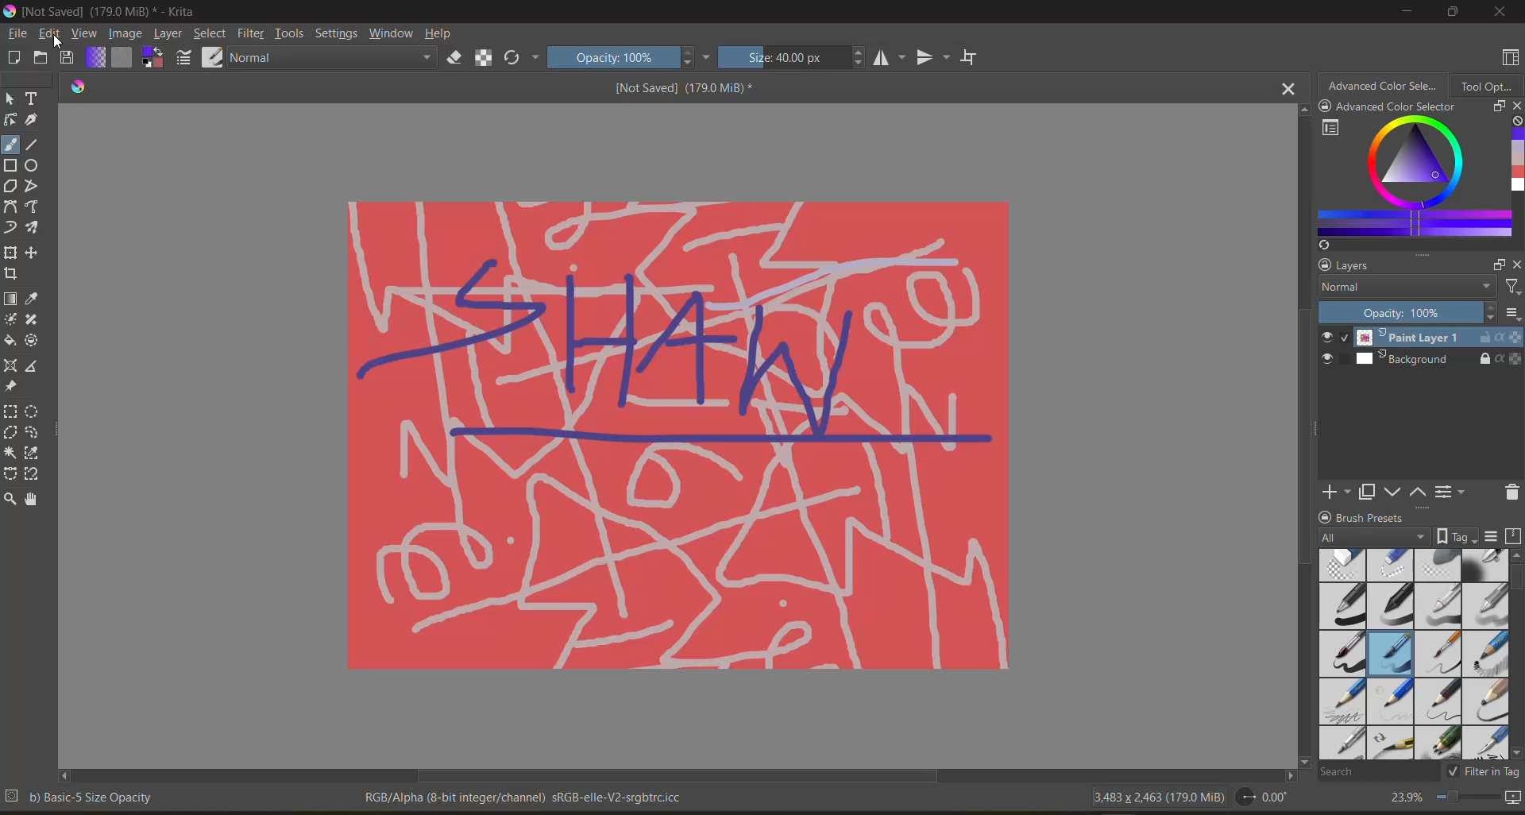 The height and width of the screenshot is (815, 1525). I want to click on b) Basic-5 Size Opacity, so click(84, 798).